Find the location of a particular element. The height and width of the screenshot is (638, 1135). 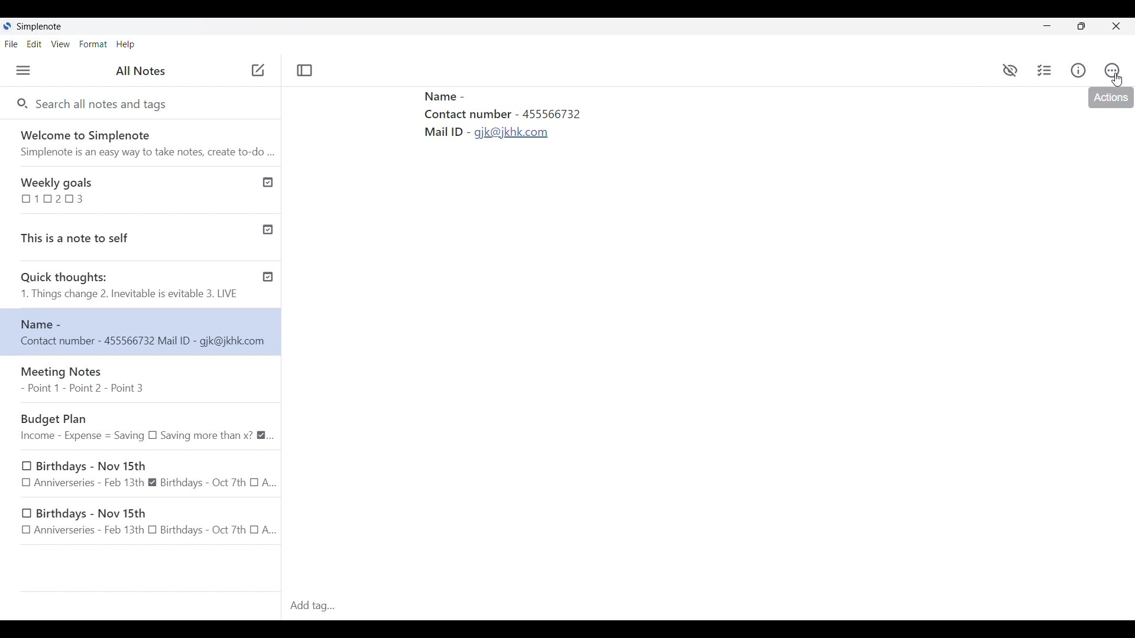

Software name is located at coordinates (39, 27).